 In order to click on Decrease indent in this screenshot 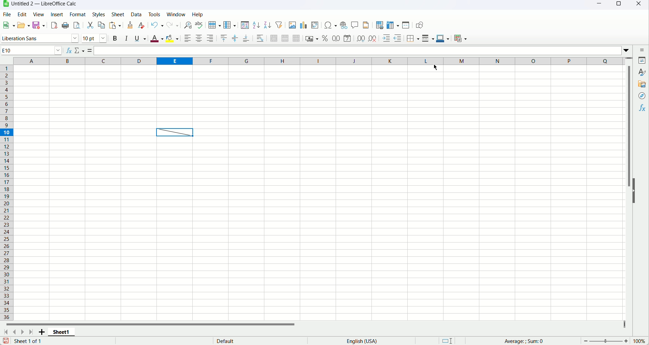, I will do `click(397, 38)`.